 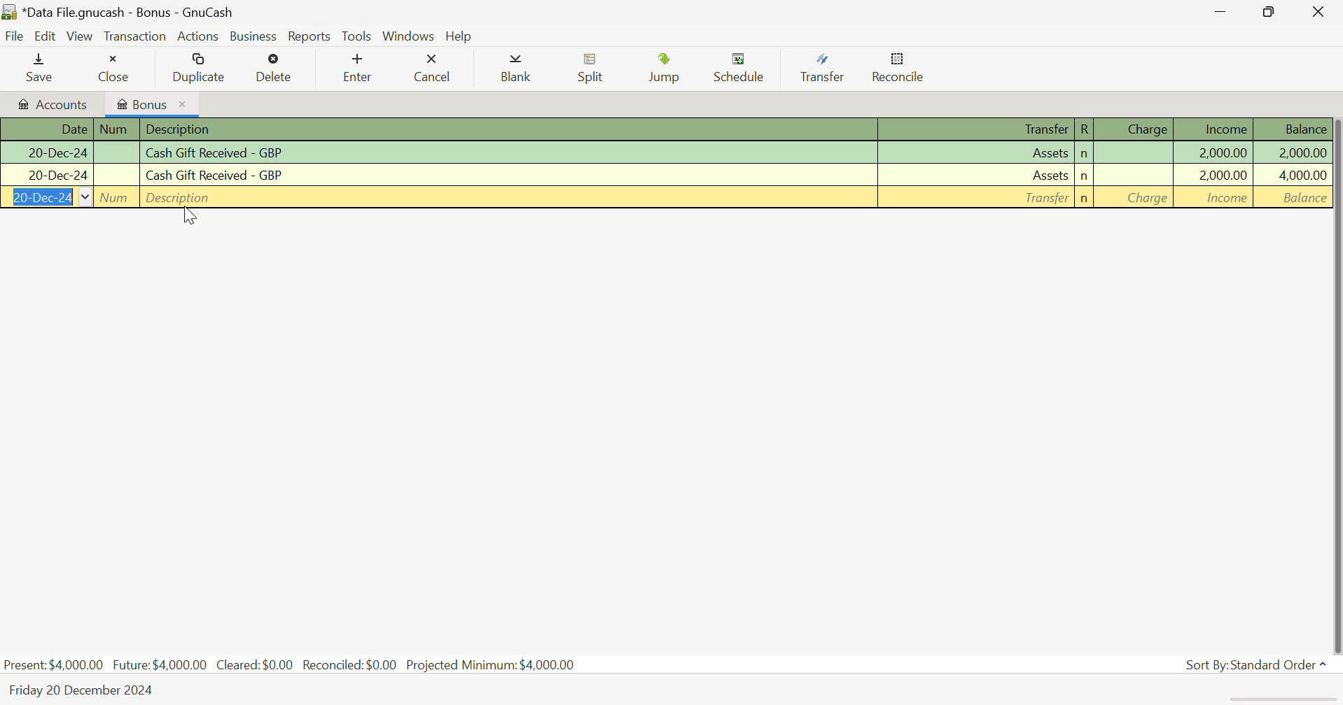 What do you see at coordinates (161, 664) in the screenshot?
I see `Future` at bounding box center [161, 664].